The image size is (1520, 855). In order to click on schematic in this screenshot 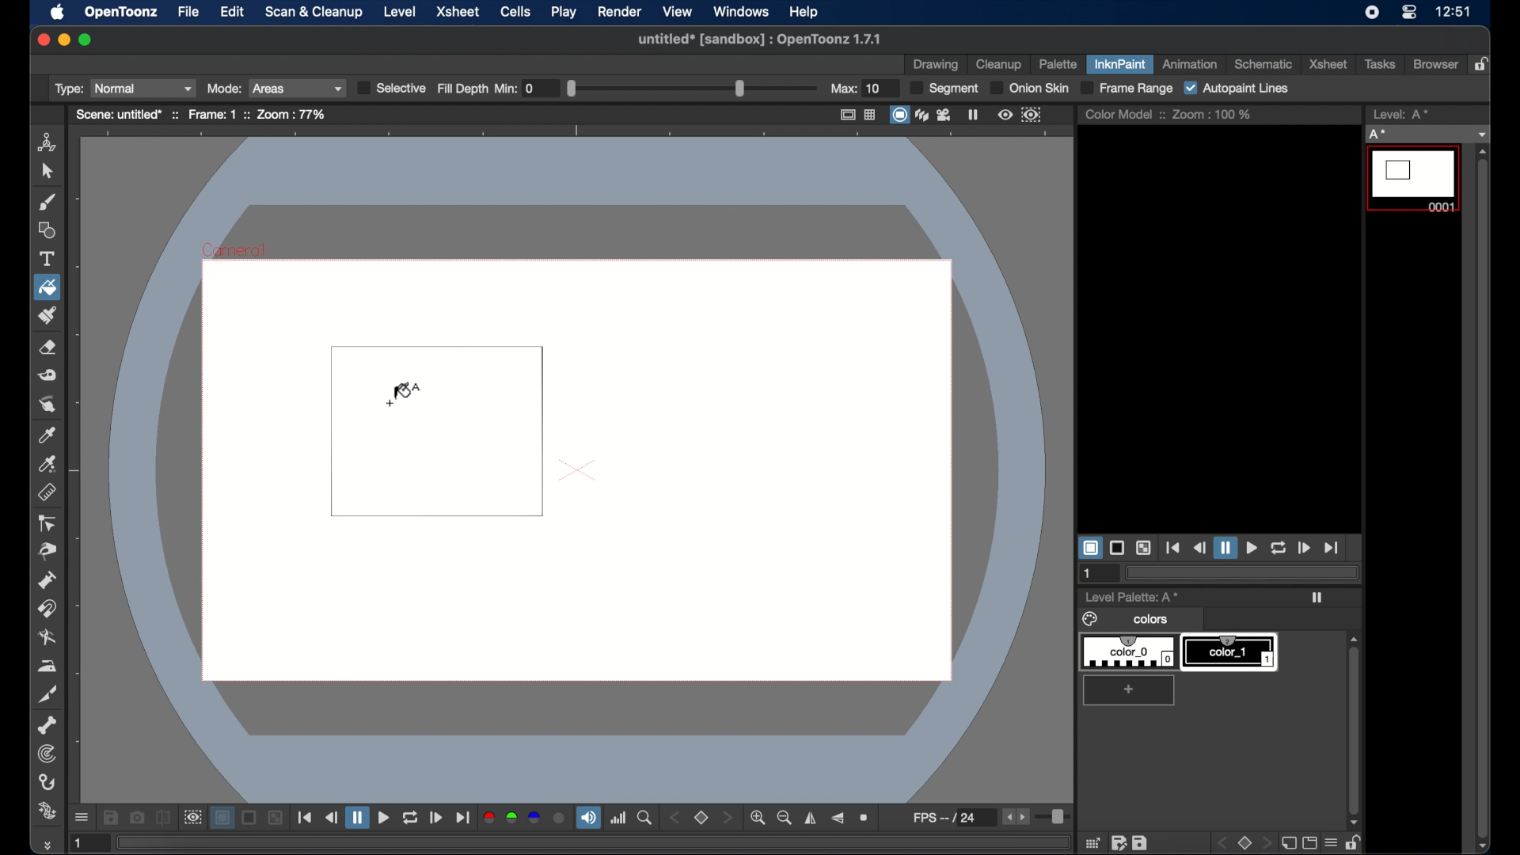, I will do `click(1263, 65)`.